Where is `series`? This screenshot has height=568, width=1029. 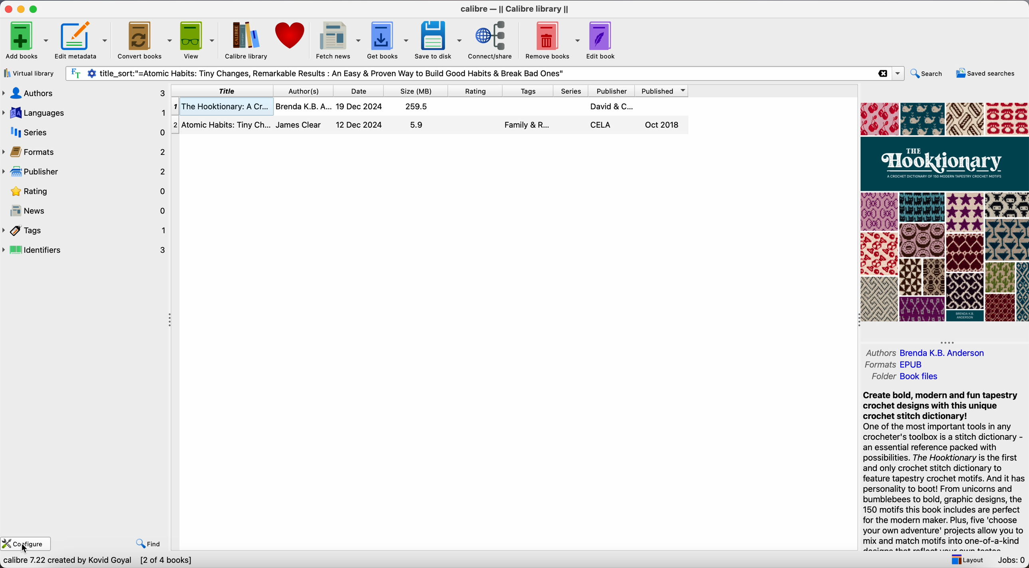 series is located at coordinates (572, 90).